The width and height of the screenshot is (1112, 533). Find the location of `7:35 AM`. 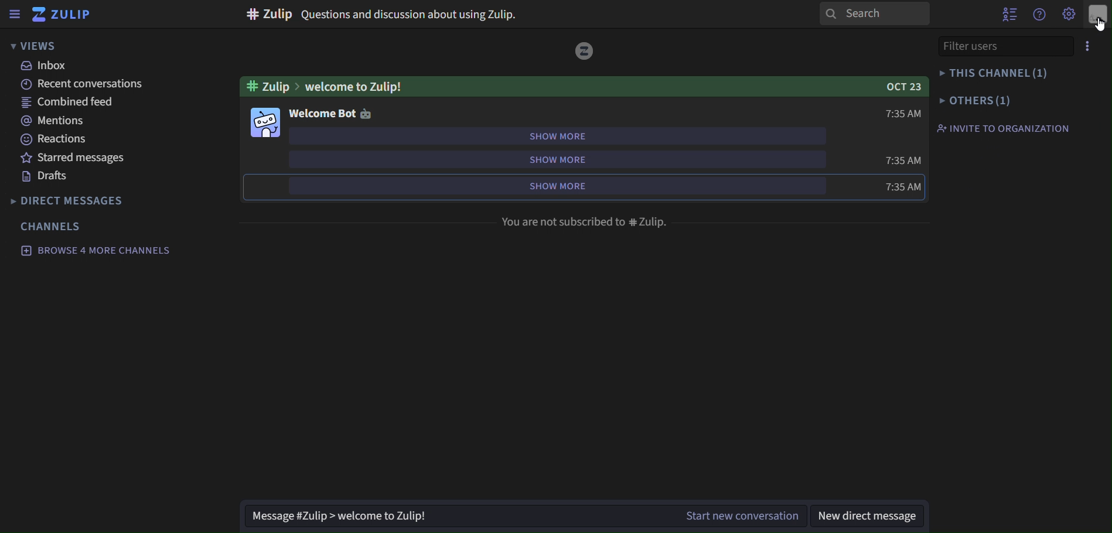

7:35 AM is located at coordinates (905, 114).